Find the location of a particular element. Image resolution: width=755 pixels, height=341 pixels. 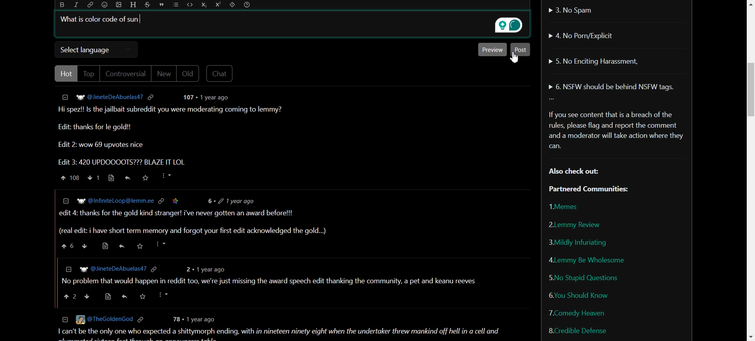

1 can't be the only one who expected a shittymorph ending, with in nineteen ninety eight when the undertaker threw mankind off hell in a cell and is located at coordinates (276, 331).